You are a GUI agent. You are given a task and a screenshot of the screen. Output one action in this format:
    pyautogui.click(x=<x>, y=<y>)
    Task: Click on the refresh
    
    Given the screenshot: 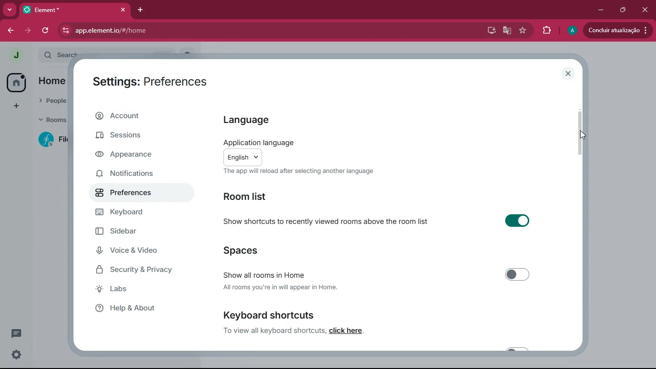 What is the action you would take?
    pyautogui.click(x=45, y=31)
    